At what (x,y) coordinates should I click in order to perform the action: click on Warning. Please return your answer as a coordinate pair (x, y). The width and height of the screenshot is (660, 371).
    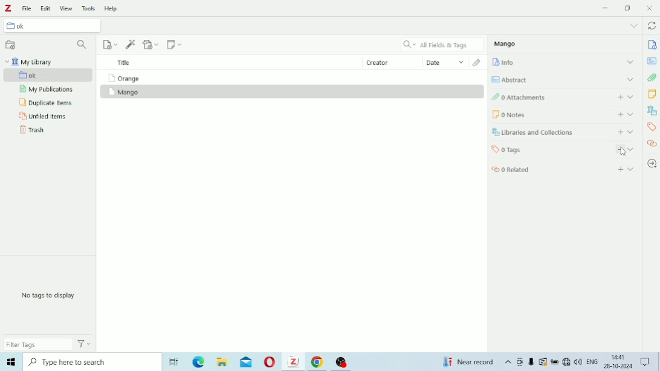
    Looking at the image, I should click on (543, 362).